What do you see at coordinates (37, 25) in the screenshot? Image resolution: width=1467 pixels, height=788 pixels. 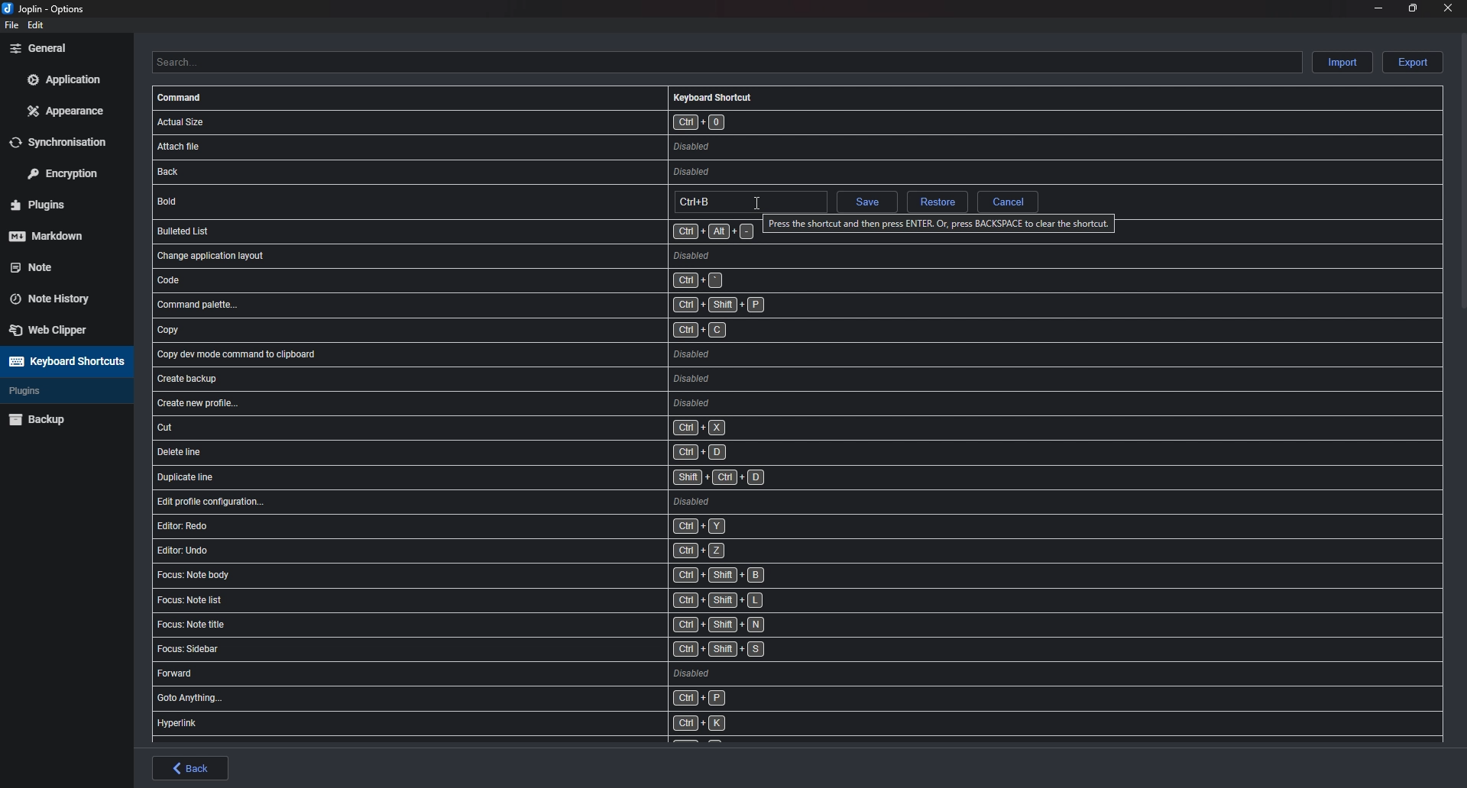 I see `edit` at bounding box center [37, 25].